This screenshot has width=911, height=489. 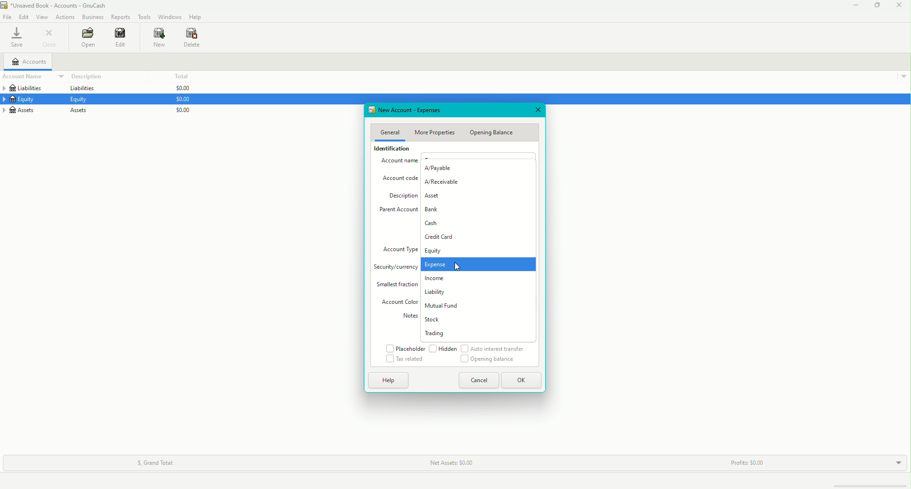 I want to click on Auto interest transfer, so click(x=495, y=349).